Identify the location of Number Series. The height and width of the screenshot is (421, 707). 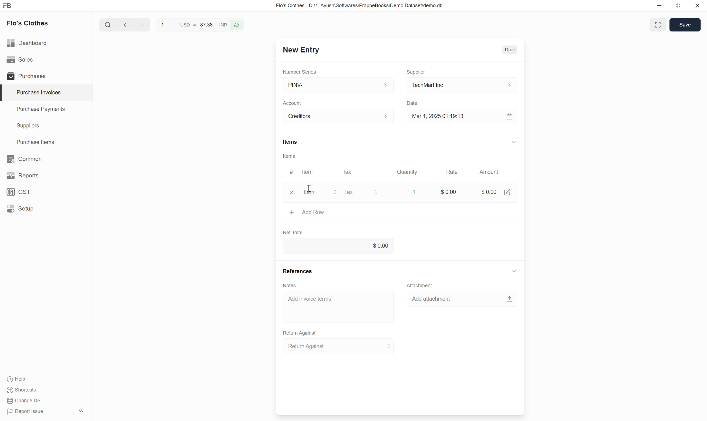
(303, 71).